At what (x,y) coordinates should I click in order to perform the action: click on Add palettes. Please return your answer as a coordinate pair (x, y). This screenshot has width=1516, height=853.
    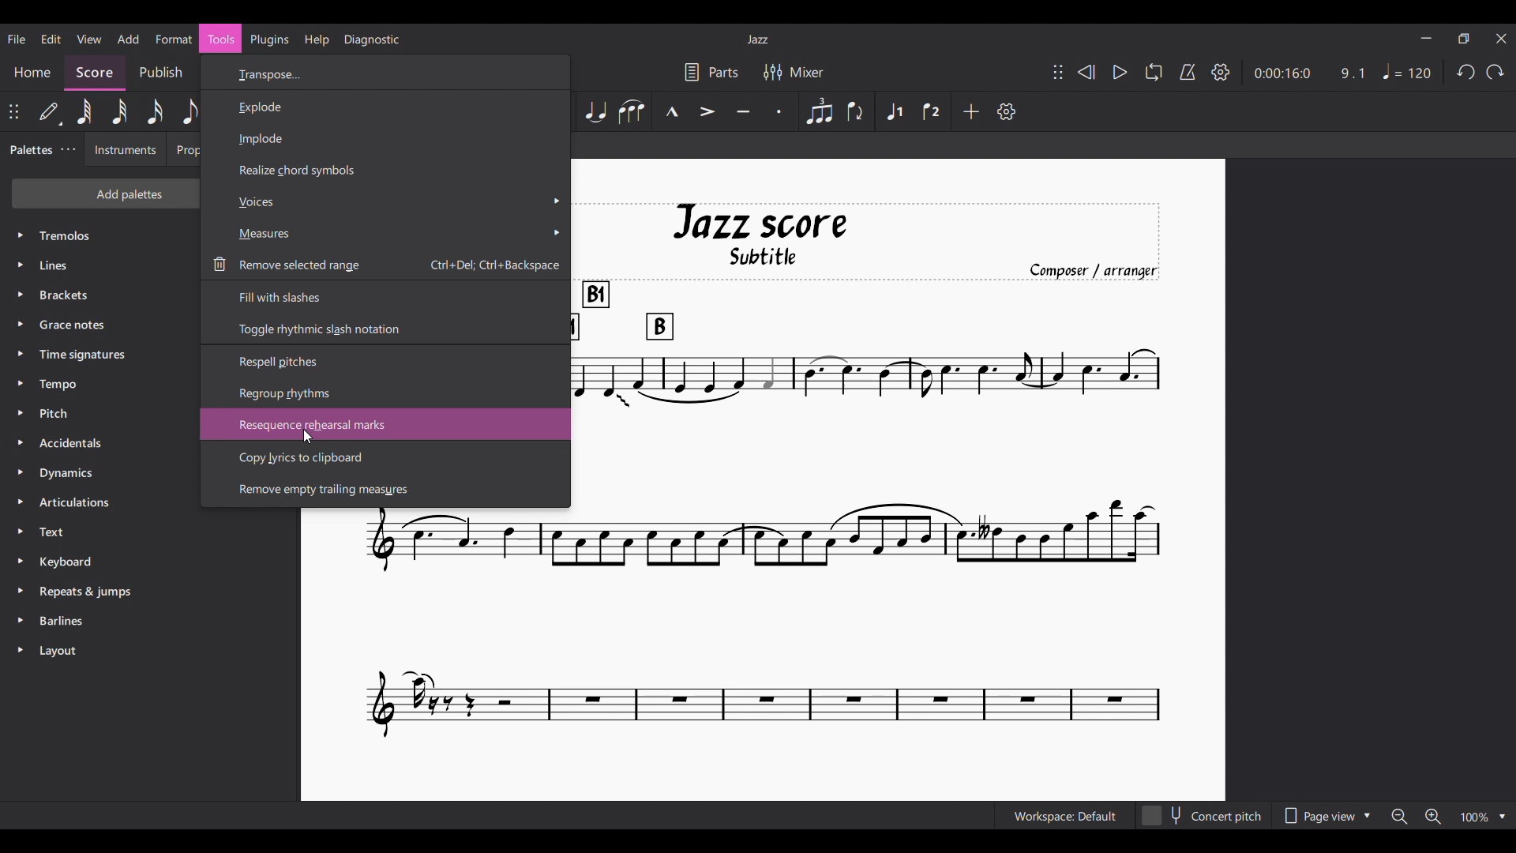
    Looking at the image, I should click on (104, 194).